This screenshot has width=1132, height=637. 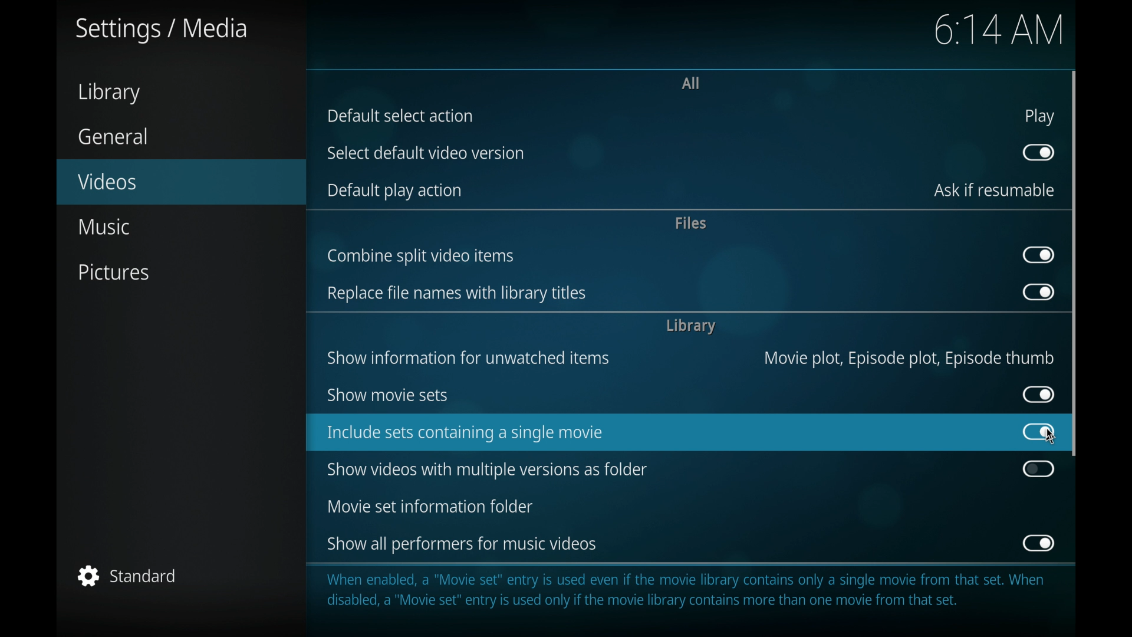 What do you see at coordinates (998, 31) in the screenshot?
I see `time` at bounding box center [998, 31].